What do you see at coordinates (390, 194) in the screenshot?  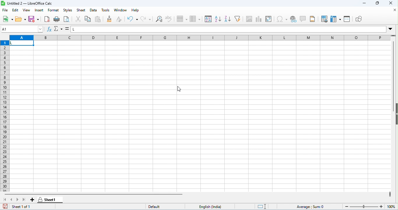 I see `drag to view next columns` at bounding box center [390, 194].